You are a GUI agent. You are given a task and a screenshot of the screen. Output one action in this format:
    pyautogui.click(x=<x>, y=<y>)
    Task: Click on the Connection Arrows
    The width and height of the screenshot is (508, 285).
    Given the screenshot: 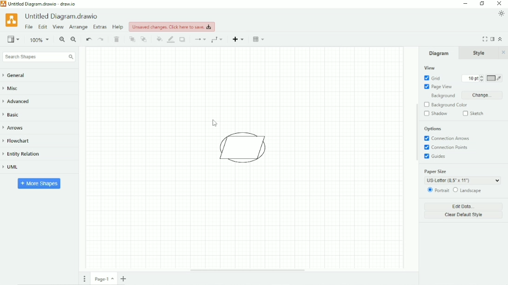 What is the action you would take?
    pyautogui.click(x=448, y=138)
    